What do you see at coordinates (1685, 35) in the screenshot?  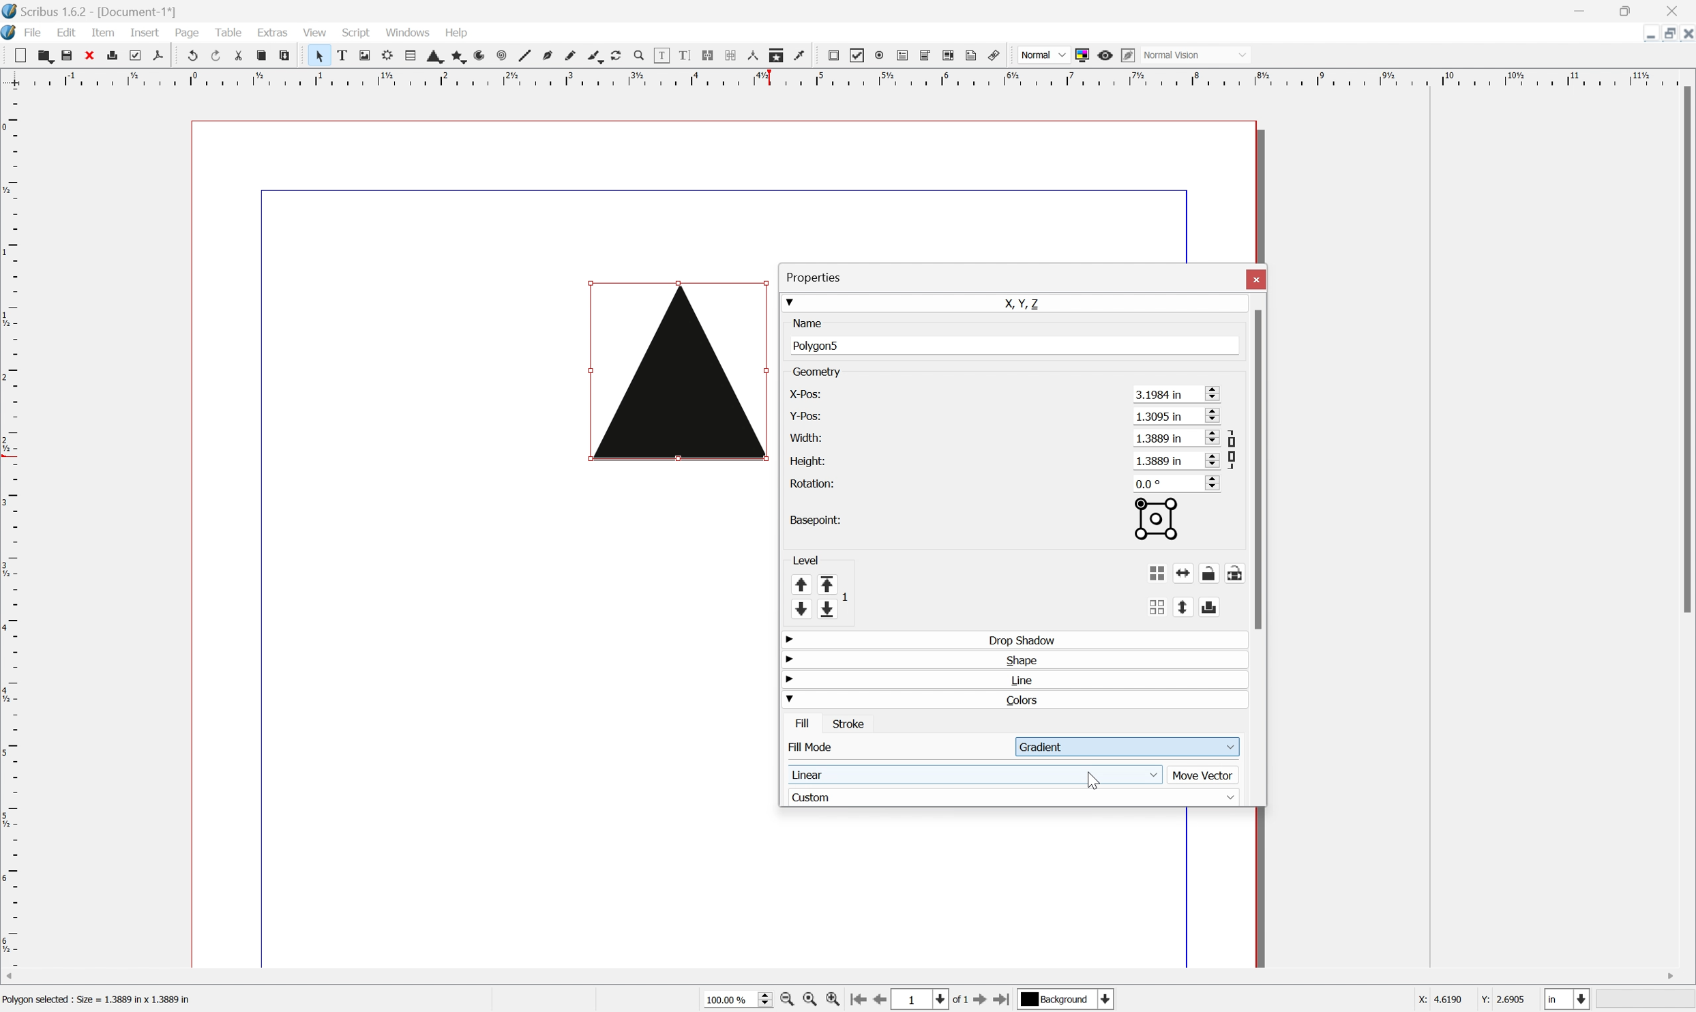 I see `Close` at bounding box center [1685, 35].